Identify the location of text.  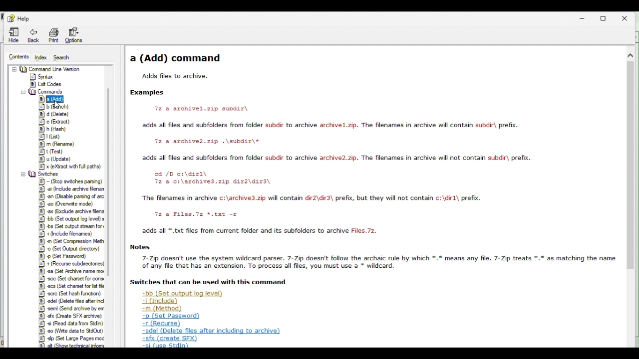
(200, 141).